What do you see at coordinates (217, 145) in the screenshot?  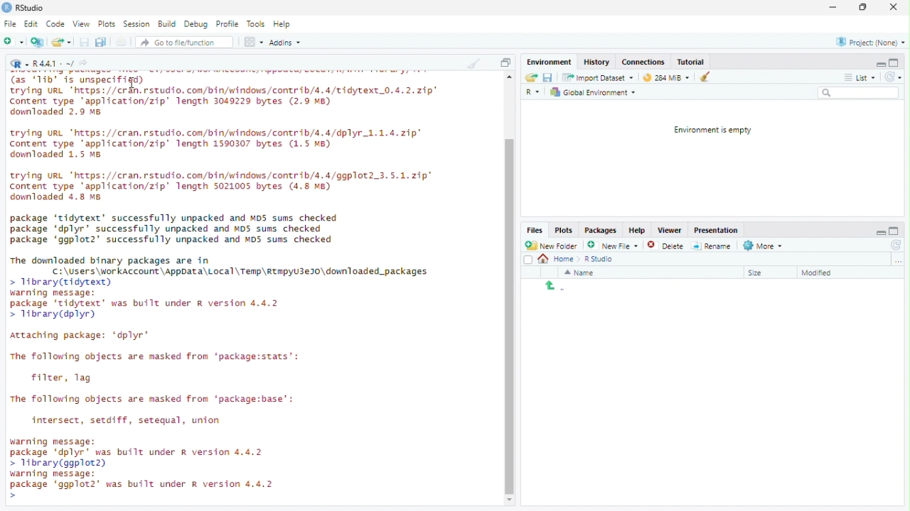 I see `trying URL "https://cran.rstudio.com/bin/windows/contrib/4.4/dplyr_1.1.4.2ip"
content type "application/zip’ length 1590307 bytes (1.5 8)
downloaded 1.5 M8` at bounding box center [217, 145].